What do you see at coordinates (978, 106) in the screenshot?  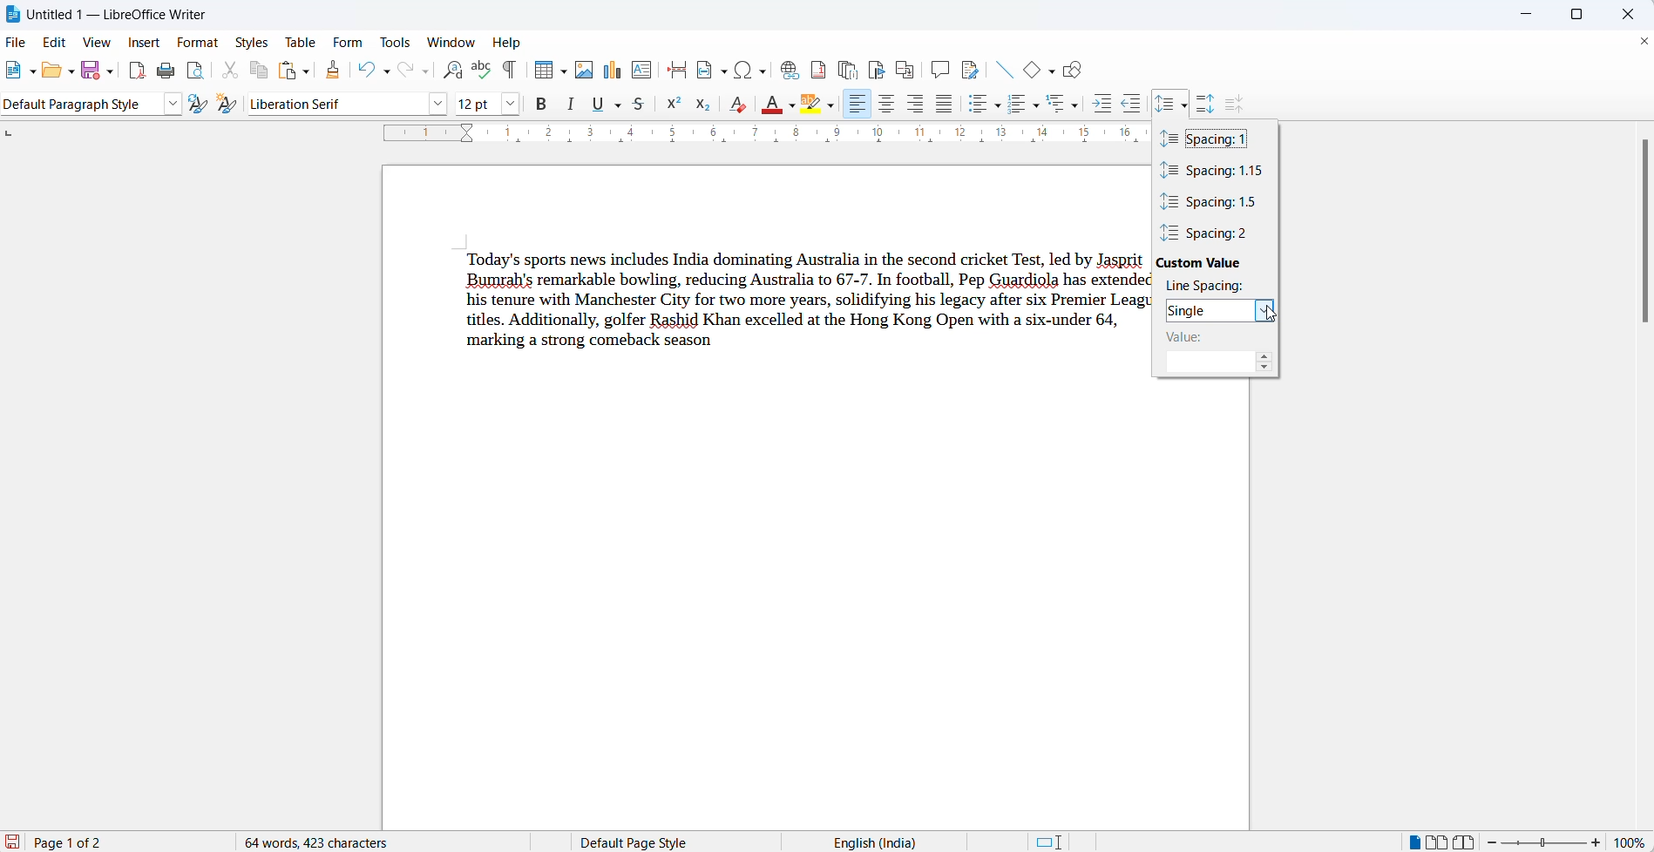 I see `toggle unordered list` at bounding box center [978, 106].